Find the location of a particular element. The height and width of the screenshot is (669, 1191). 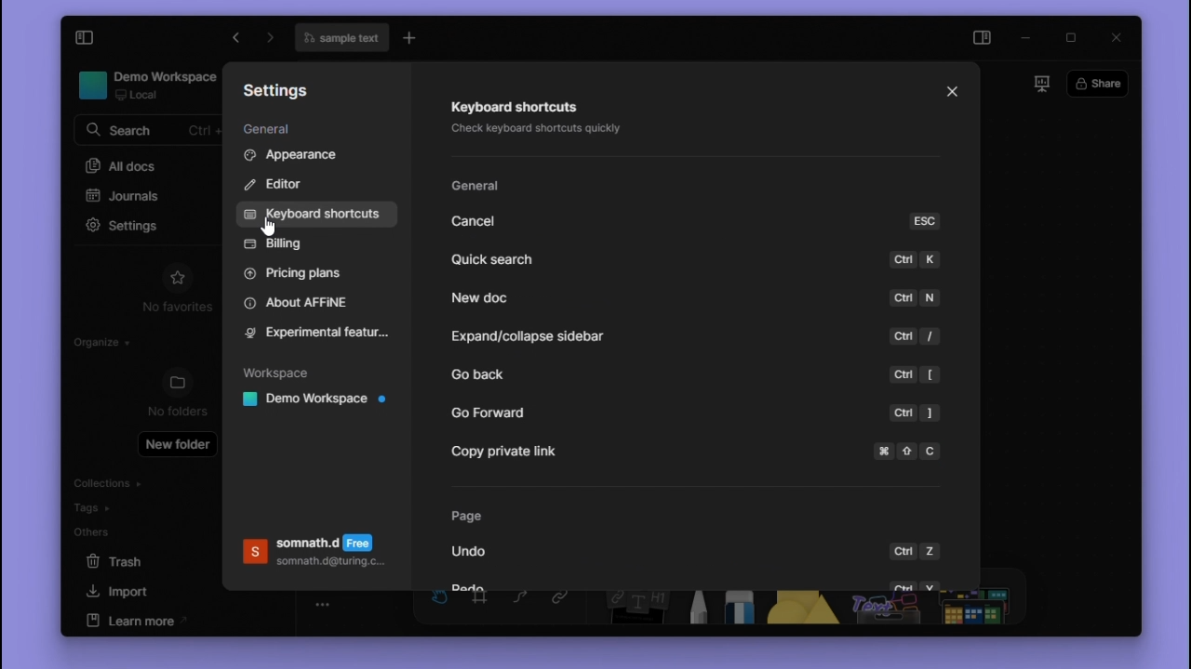

ESC is located at coordinates (925, 221).